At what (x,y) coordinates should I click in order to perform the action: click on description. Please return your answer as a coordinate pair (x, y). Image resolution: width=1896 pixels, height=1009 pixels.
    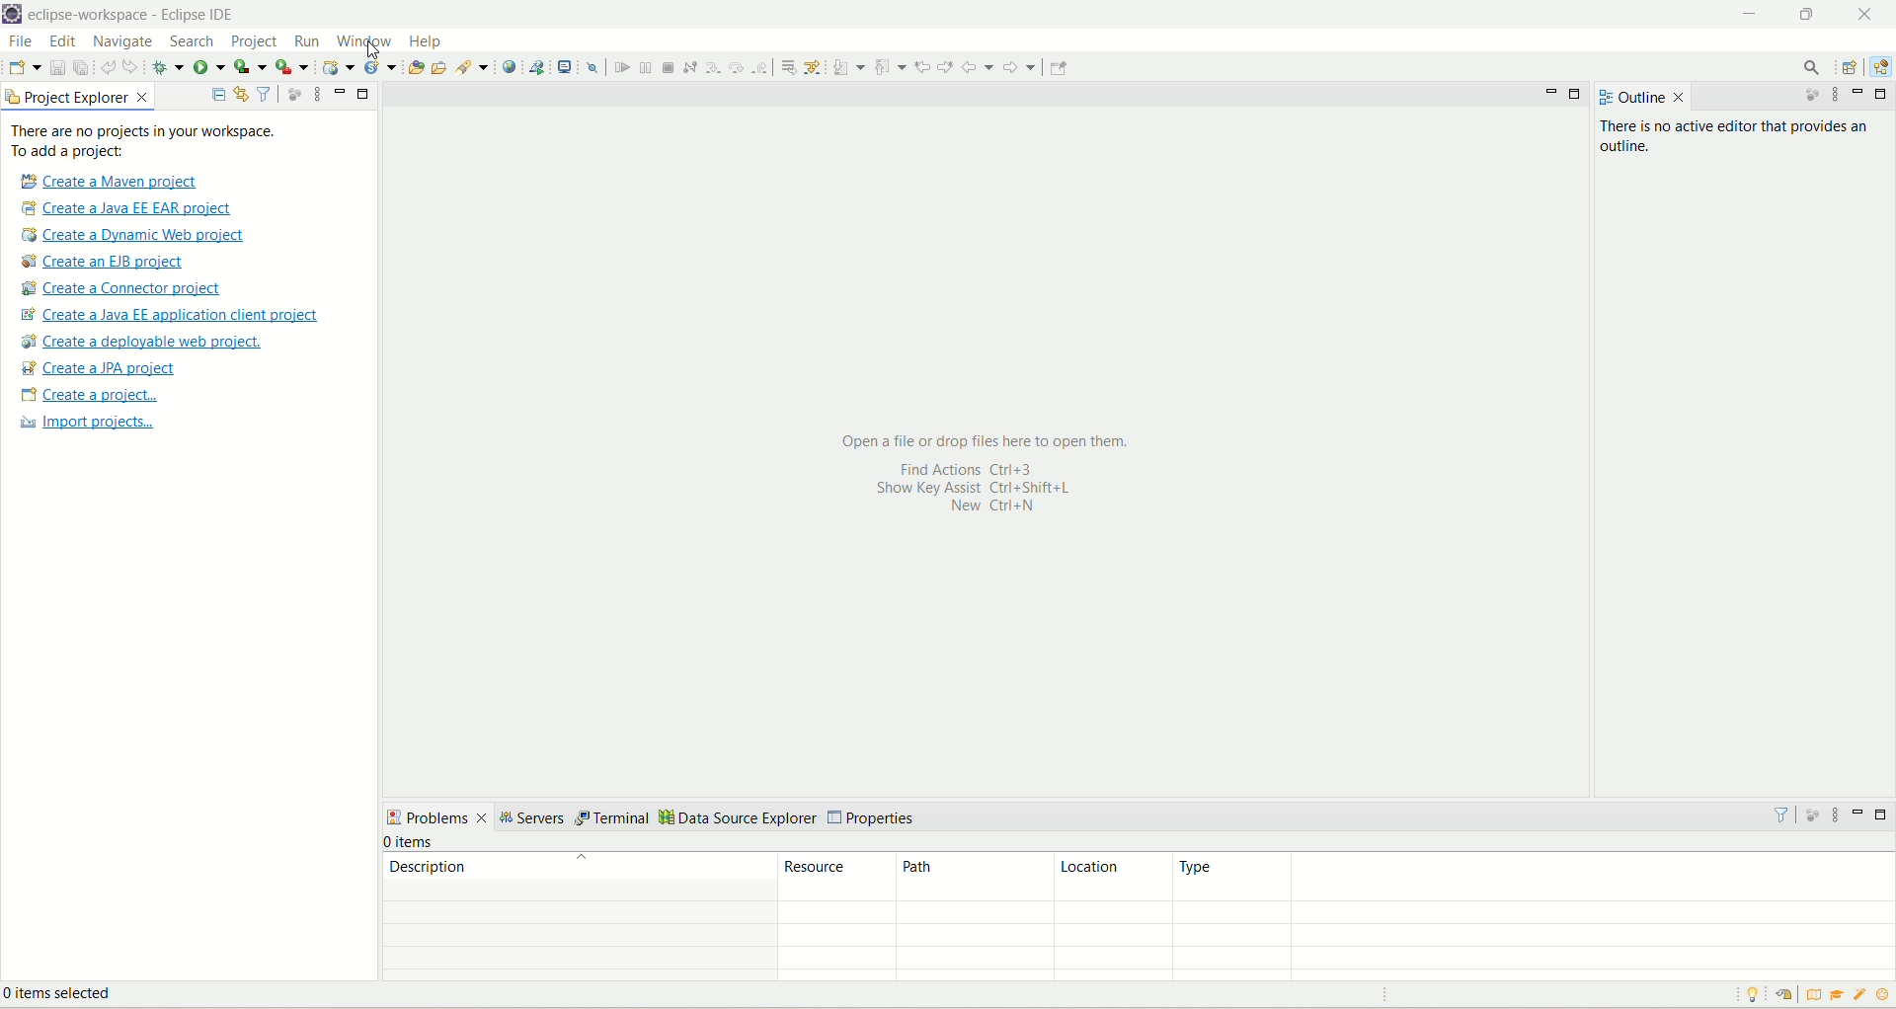
    Looking at the image, I should click on (579, 866).